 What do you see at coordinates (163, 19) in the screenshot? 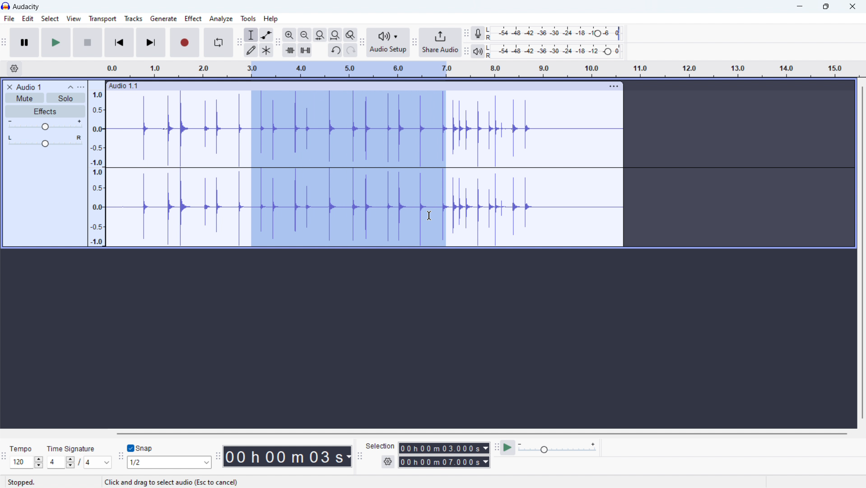
I see `generate` at bounding box center [163, 19].